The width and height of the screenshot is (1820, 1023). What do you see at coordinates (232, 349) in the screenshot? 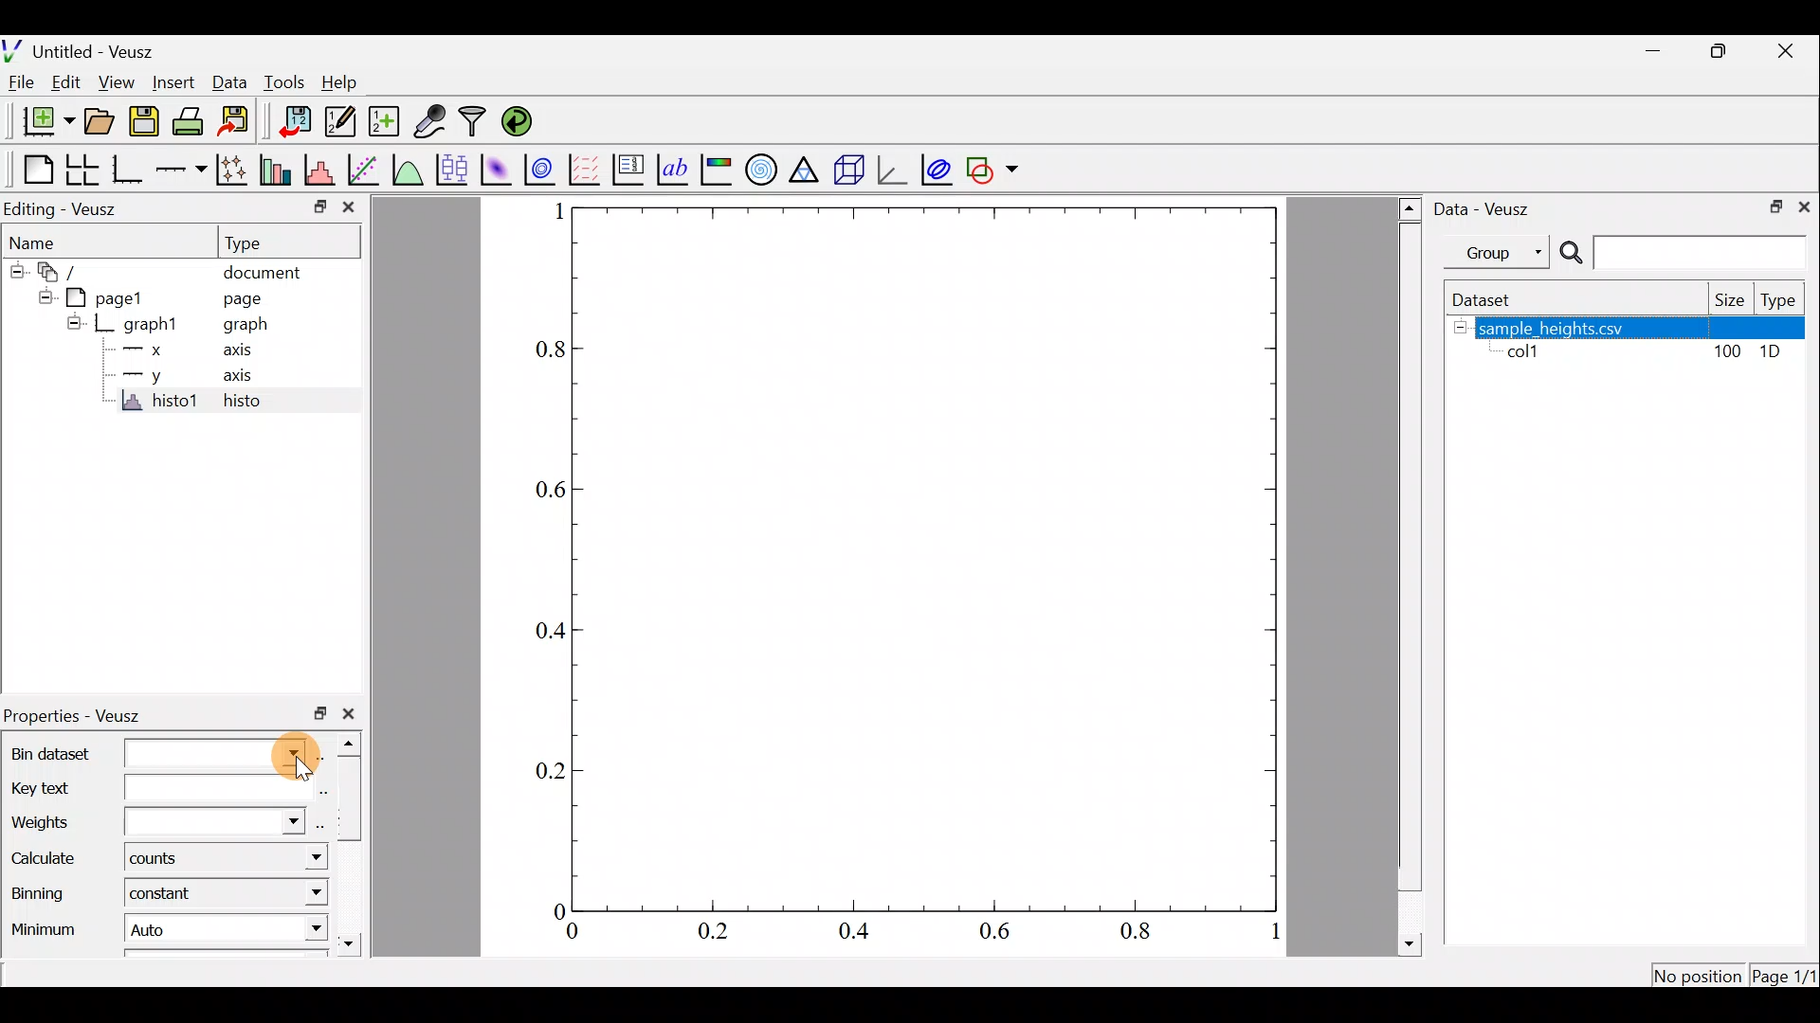
I see `axis` at bounding box center [232, 349].